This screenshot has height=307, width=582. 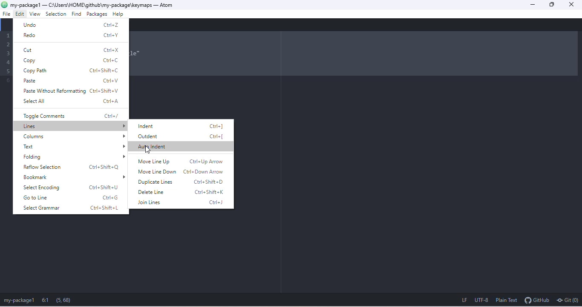 I want to click on close, so click(x=574, y=5).